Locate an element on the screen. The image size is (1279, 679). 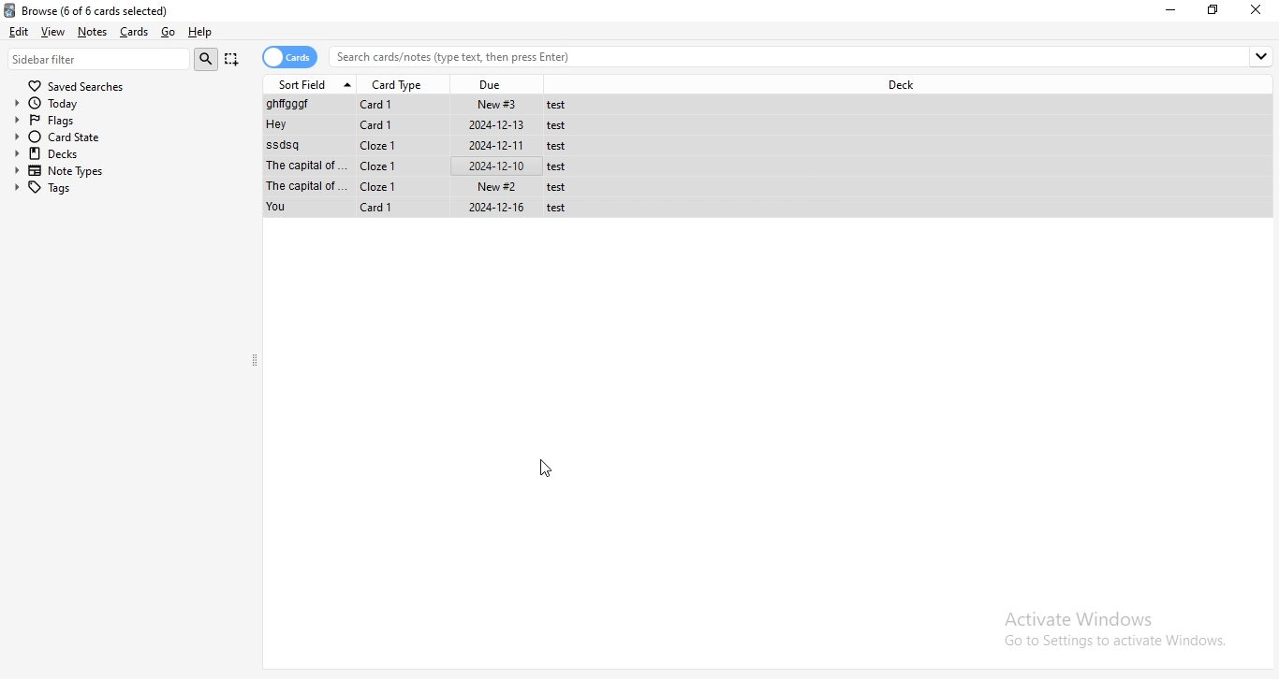
deck is located at coordinates (901, 85).